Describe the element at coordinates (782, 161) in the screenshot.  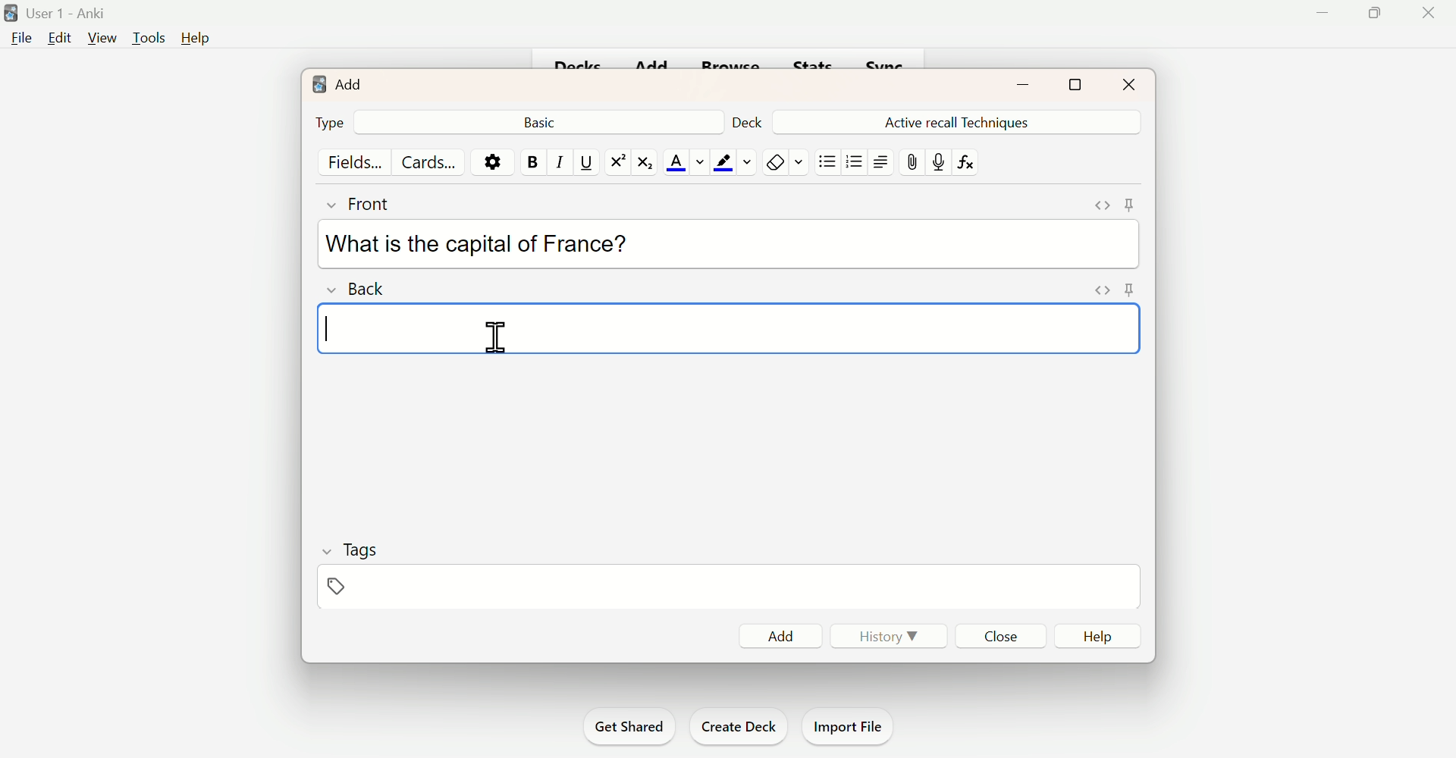
I see `Remove Formatting` at that location.